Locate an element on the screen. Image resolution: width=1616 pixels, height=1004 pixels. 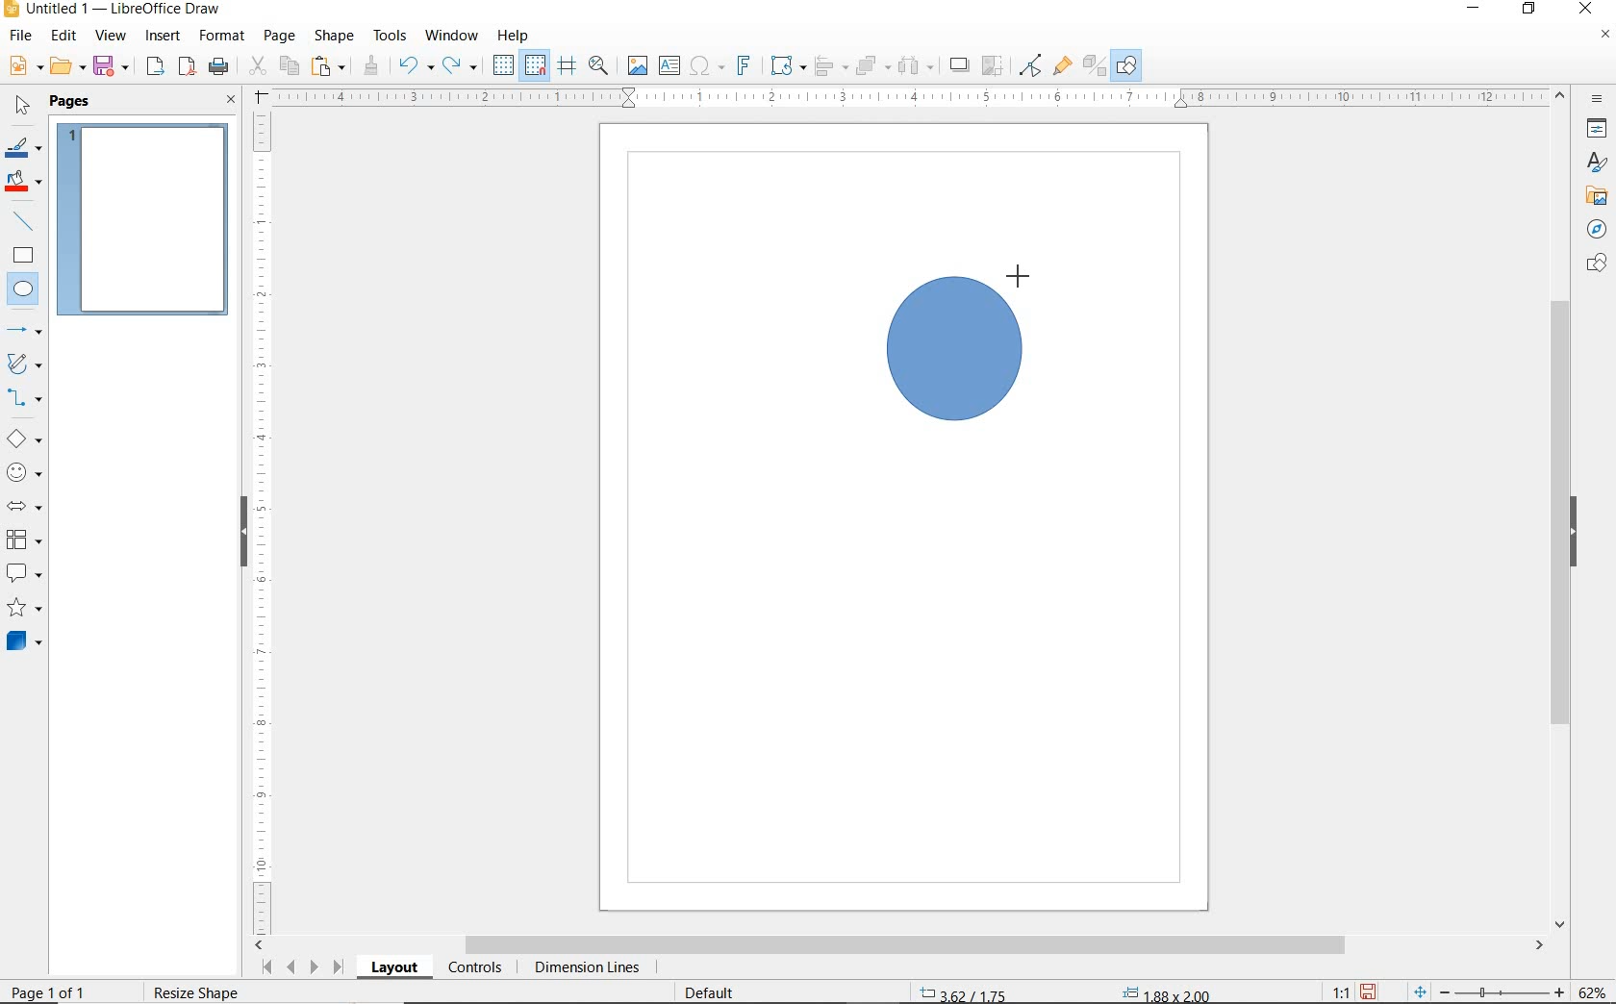
PAGE 1 O 1 is located at coordinates (63, 985).